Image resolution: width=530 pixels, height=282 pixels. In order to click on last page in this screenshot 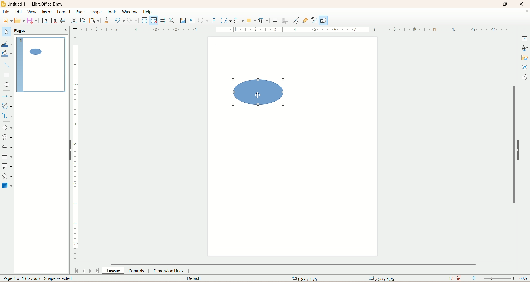, I will do `click(99, 271)`.